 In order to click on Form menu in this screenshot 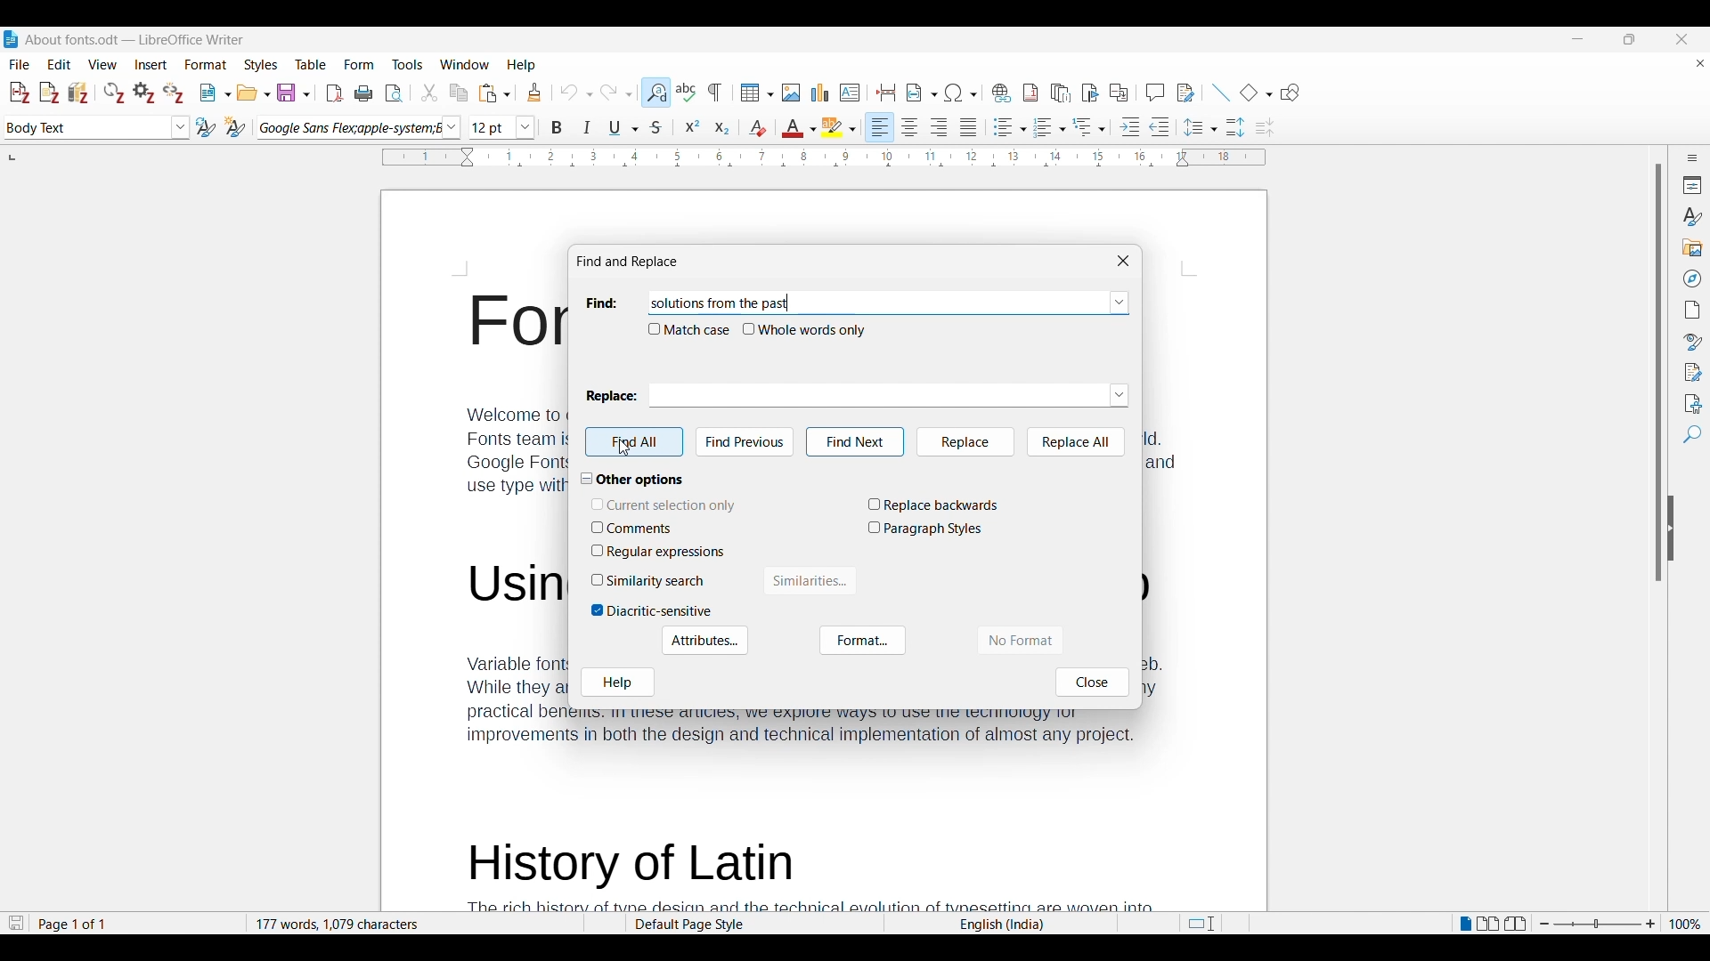, I will do `click(360, 65)`.